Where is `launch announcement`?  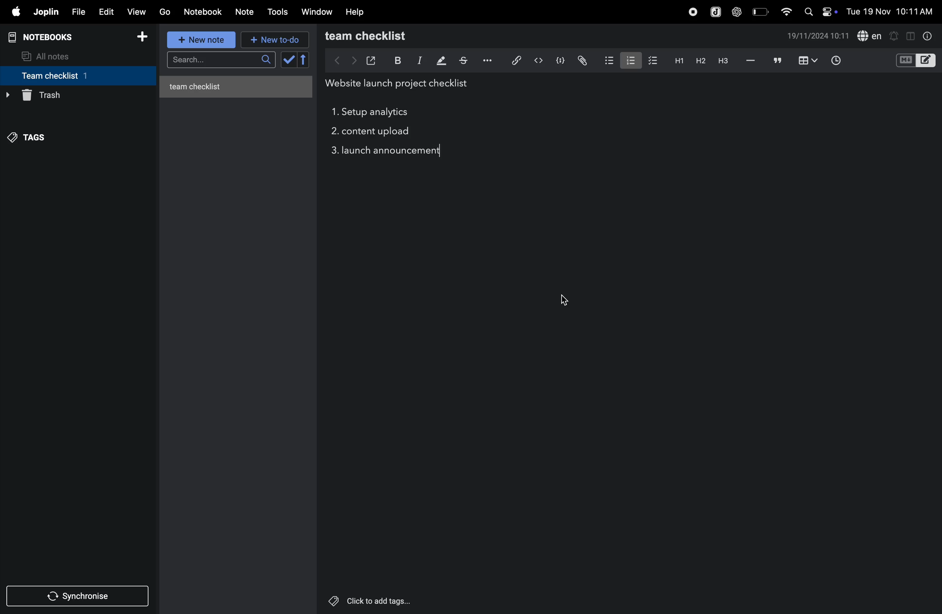
launch announcement is located at coordinates (399, 150).